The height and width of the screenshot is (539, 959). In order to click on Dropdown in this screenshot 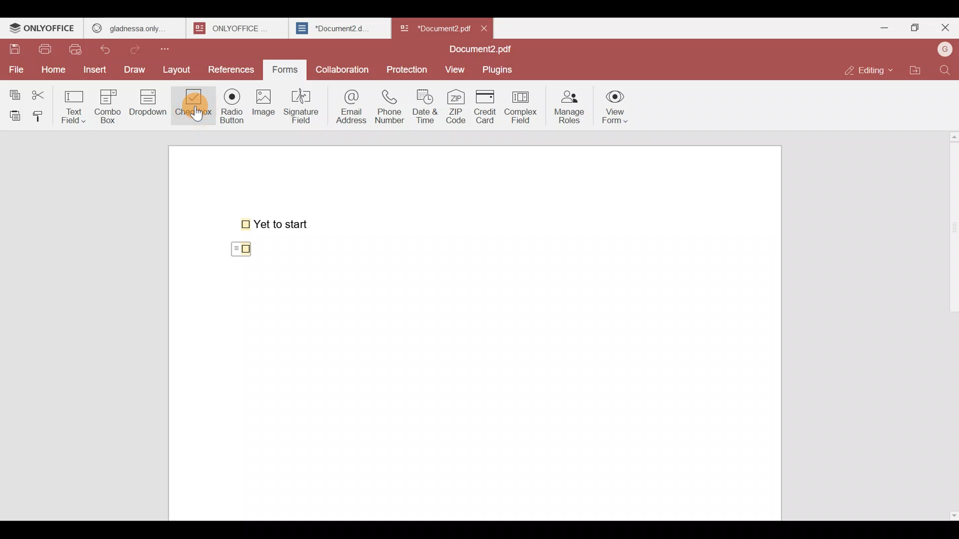, I will do `click(150, 107)`.